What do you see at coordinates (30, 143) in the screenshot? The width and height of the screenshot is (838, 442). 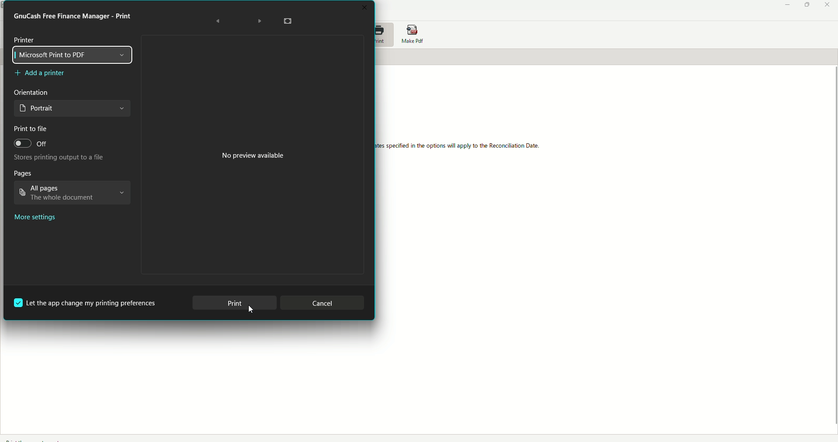 I see `Off` at bounding box center [30, 143].